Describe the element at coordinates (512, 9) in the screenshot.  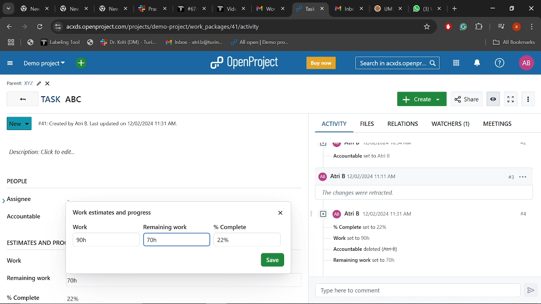
I see `Restore down` at that location.